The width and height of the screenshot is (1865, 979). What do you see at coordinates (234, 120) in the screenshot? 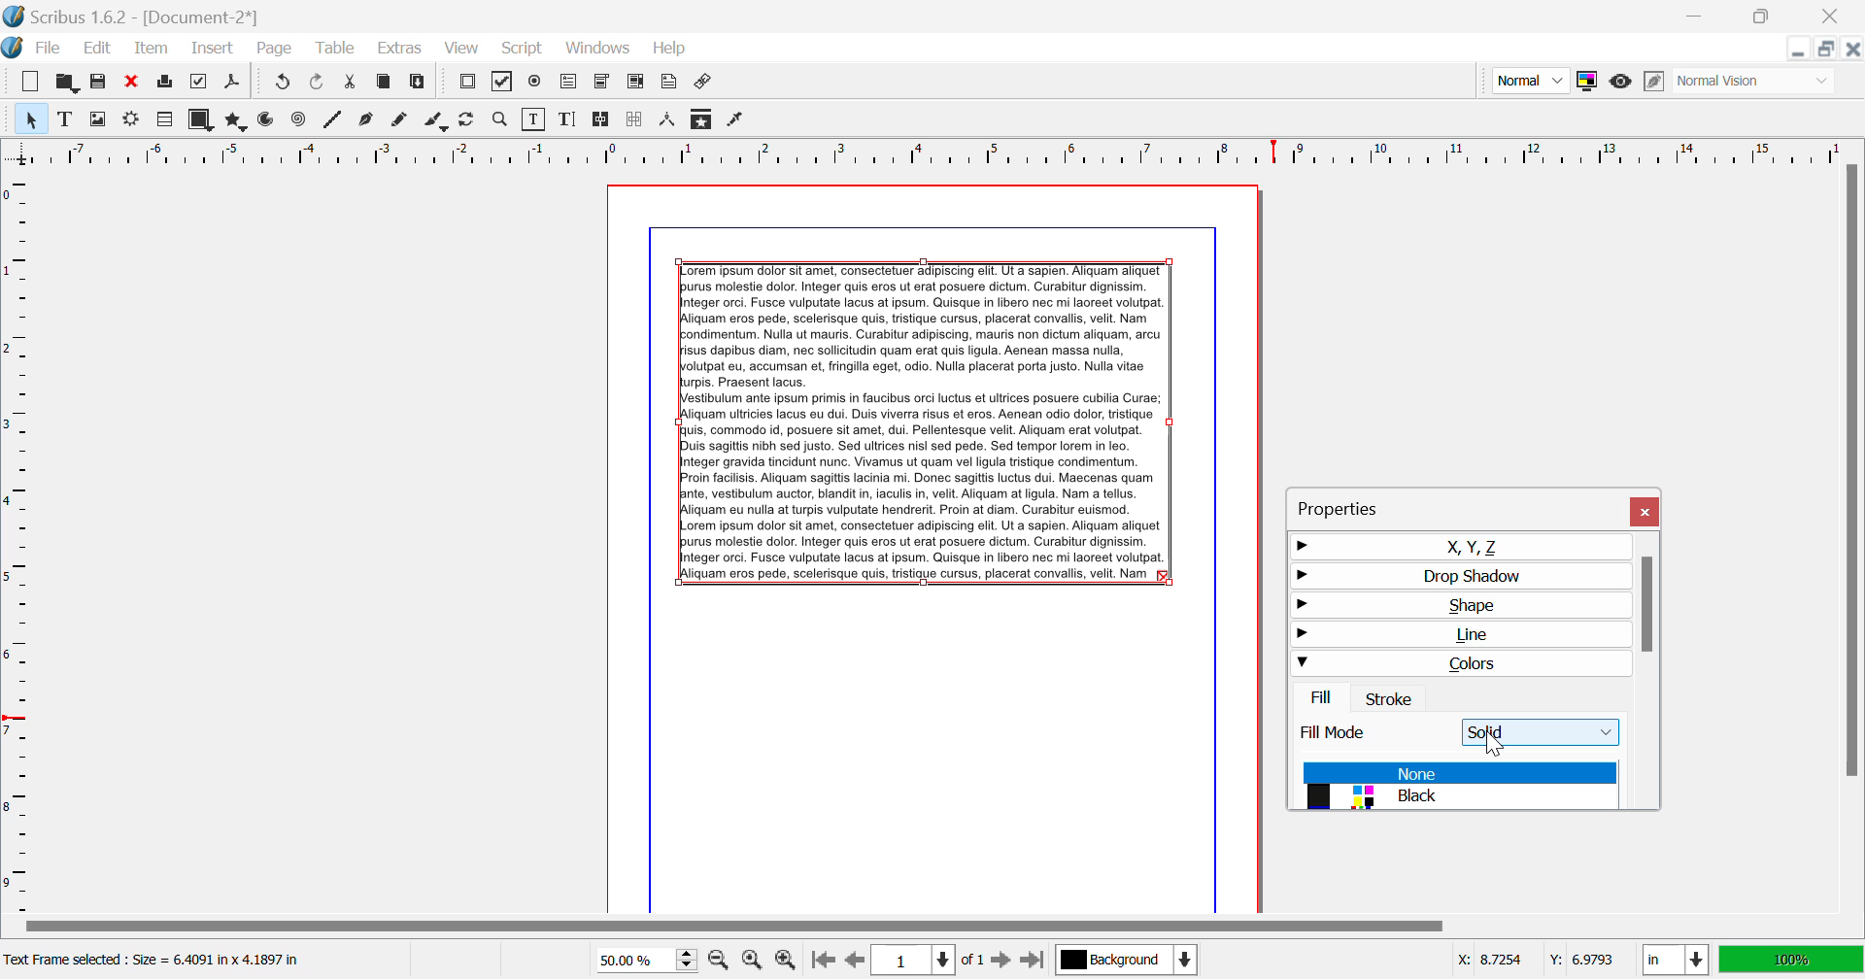
I see `Polygons` at bounding box center [234, 120].